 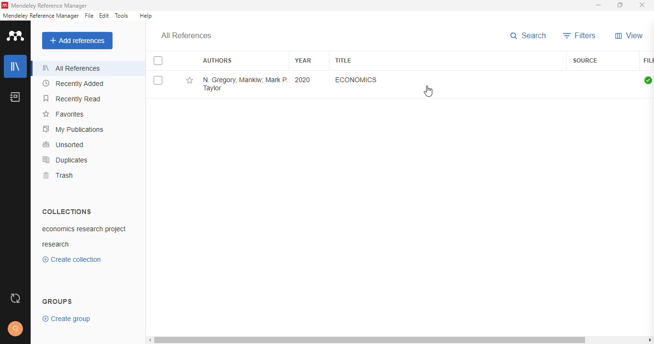 I want to click on favorites, so click(x=65, y=114).